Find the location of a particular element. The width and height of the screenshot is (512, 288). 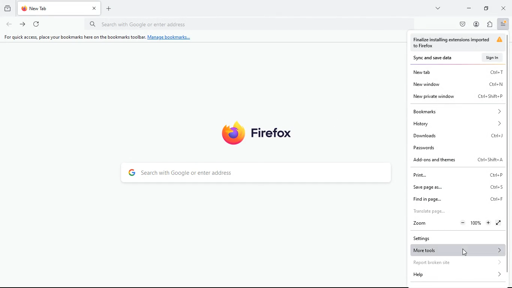

add tab is located at coordinates (109, 9).